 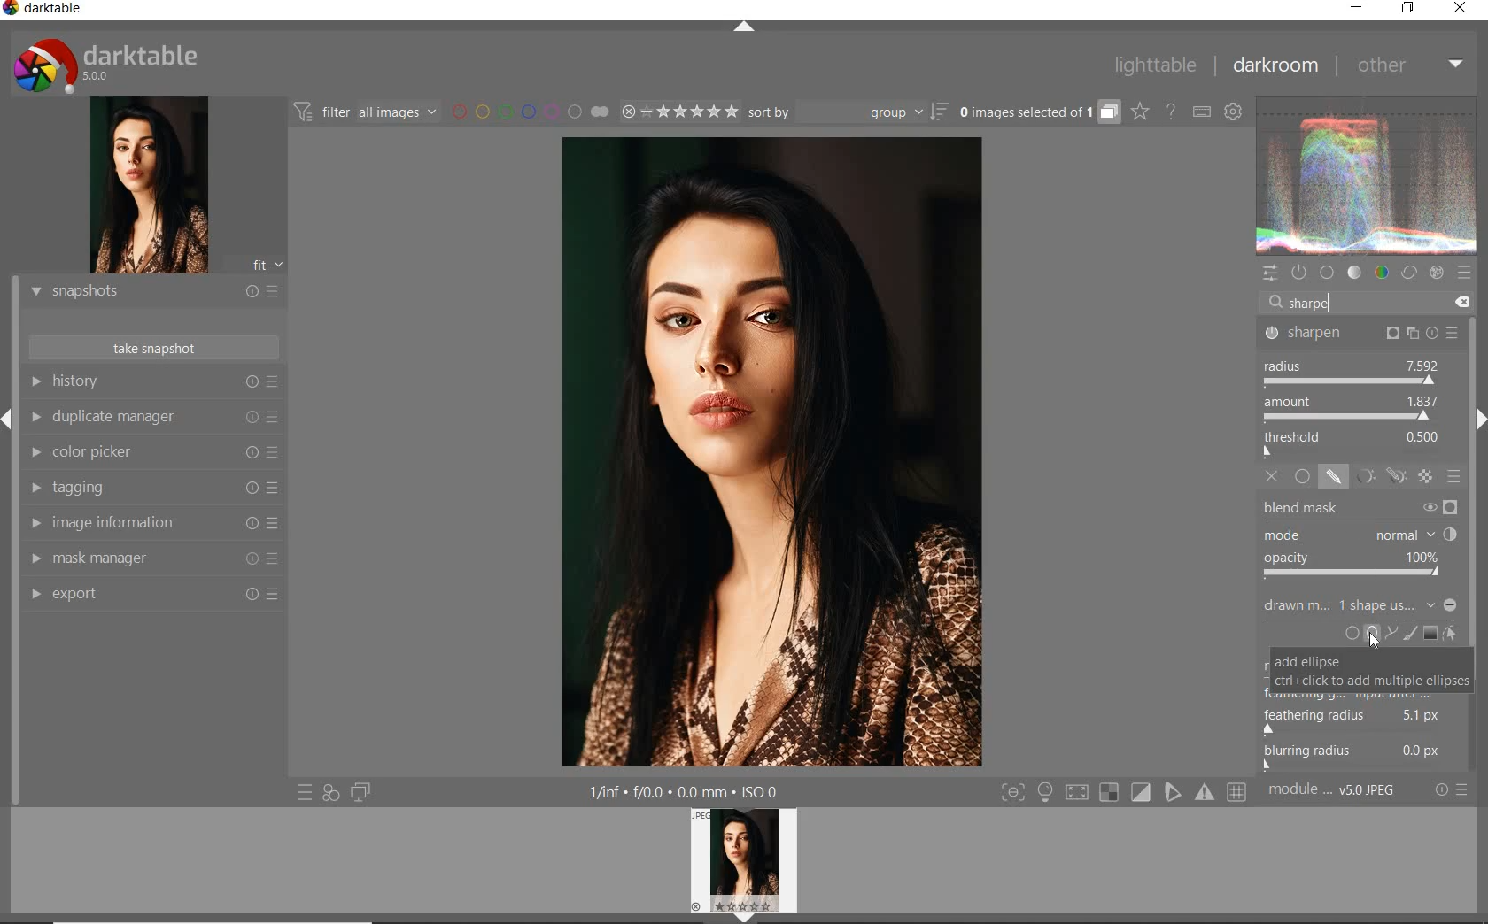 I want to click on sign , so click(x=1079, y=794).